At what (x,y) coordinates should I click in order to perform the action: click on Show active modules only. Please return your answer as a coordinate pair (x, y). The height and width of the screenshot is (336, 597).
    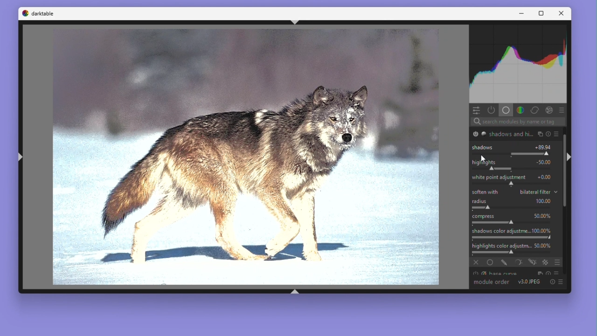
    Looking at the image, I should click on (491, 110).